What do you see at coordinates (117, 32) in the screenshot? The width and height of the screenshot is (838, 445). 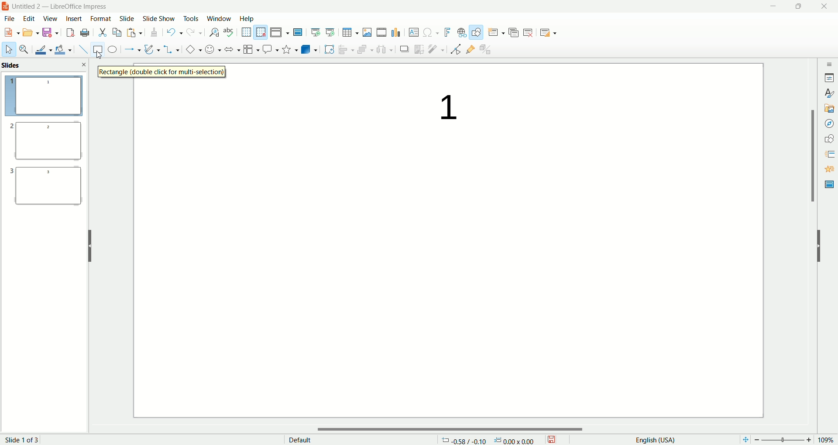 I see `copy` at bounding box center [117, 32].